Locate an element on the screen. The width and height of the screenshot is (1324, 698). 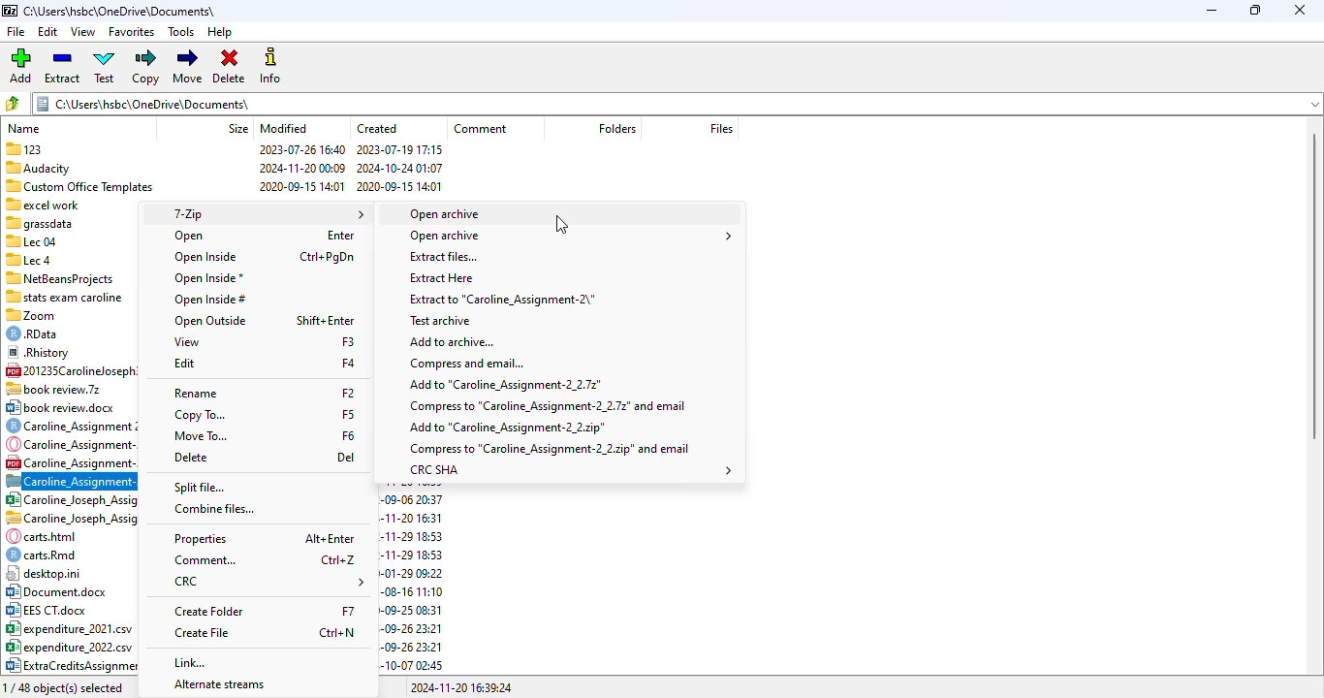
open archive is located at coordinates (445, 214).